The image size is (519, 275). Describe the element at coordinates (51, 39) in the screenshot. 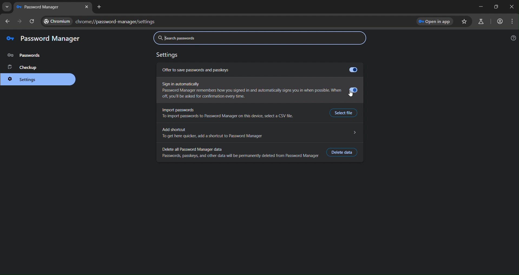

I see `password manager` at that location.